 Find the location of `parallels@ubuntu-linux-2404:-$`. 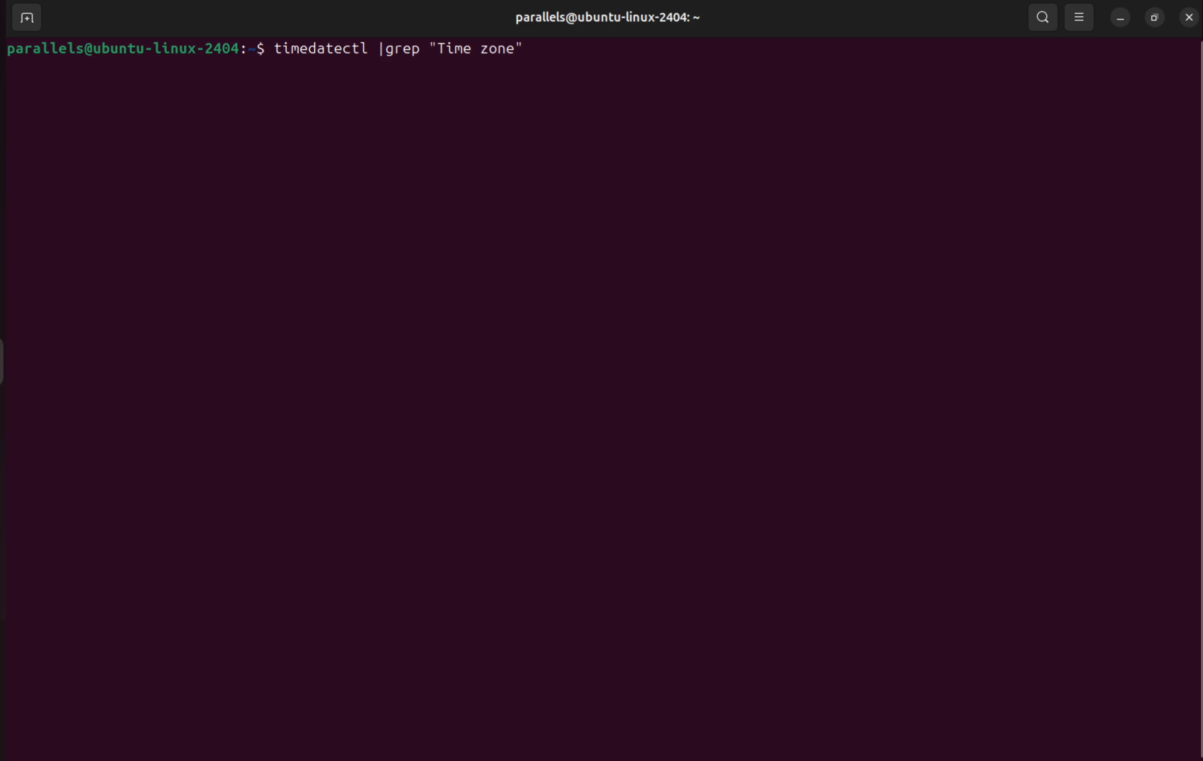

parallels@ubuntu-linux-2404:-$ is located at coordinates (135, 49).